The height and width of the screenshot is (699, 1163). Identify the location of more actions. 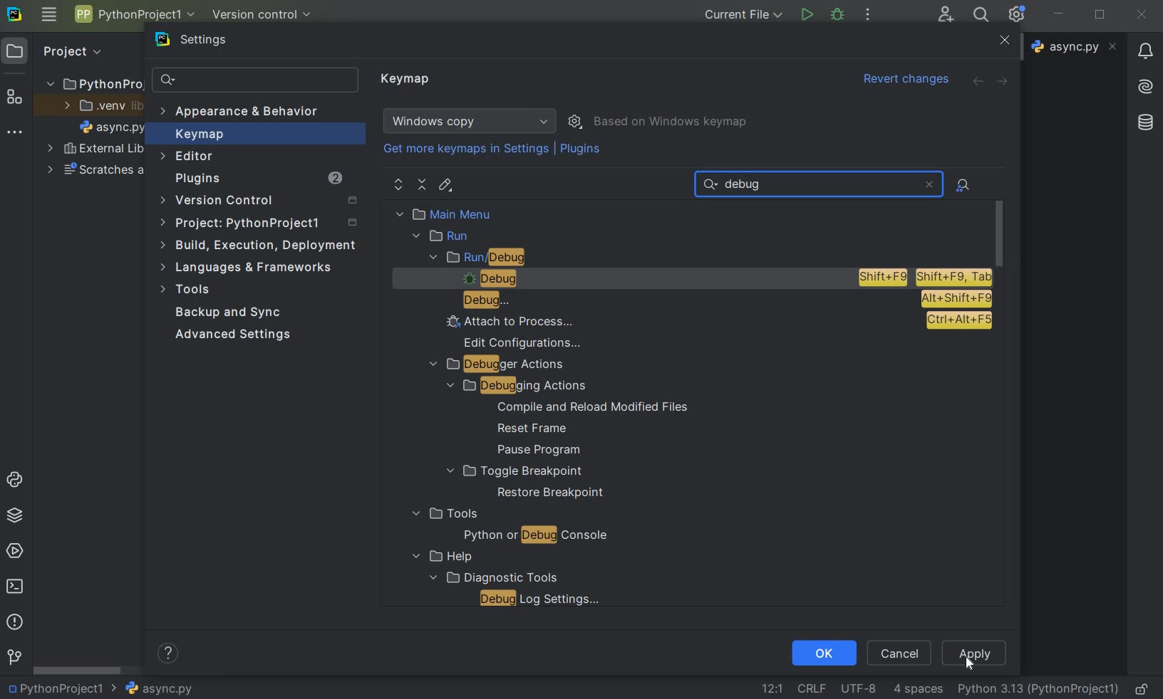
(867, 16).